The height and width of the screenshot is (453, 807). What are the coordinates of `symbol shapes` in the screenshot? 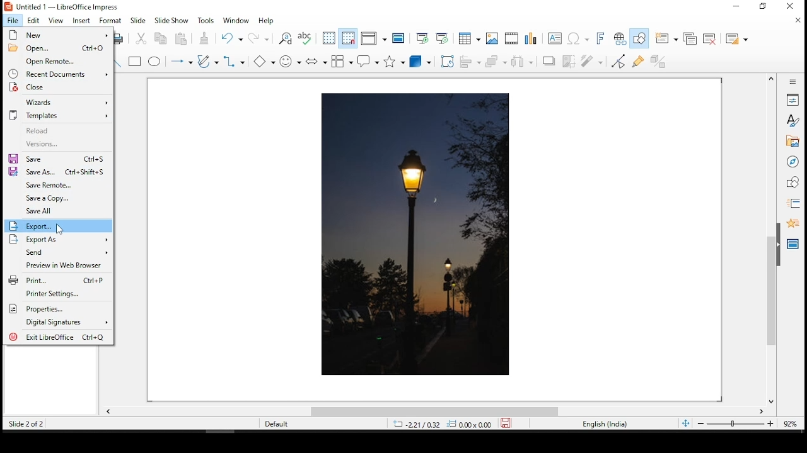 It's located at (289, 60).